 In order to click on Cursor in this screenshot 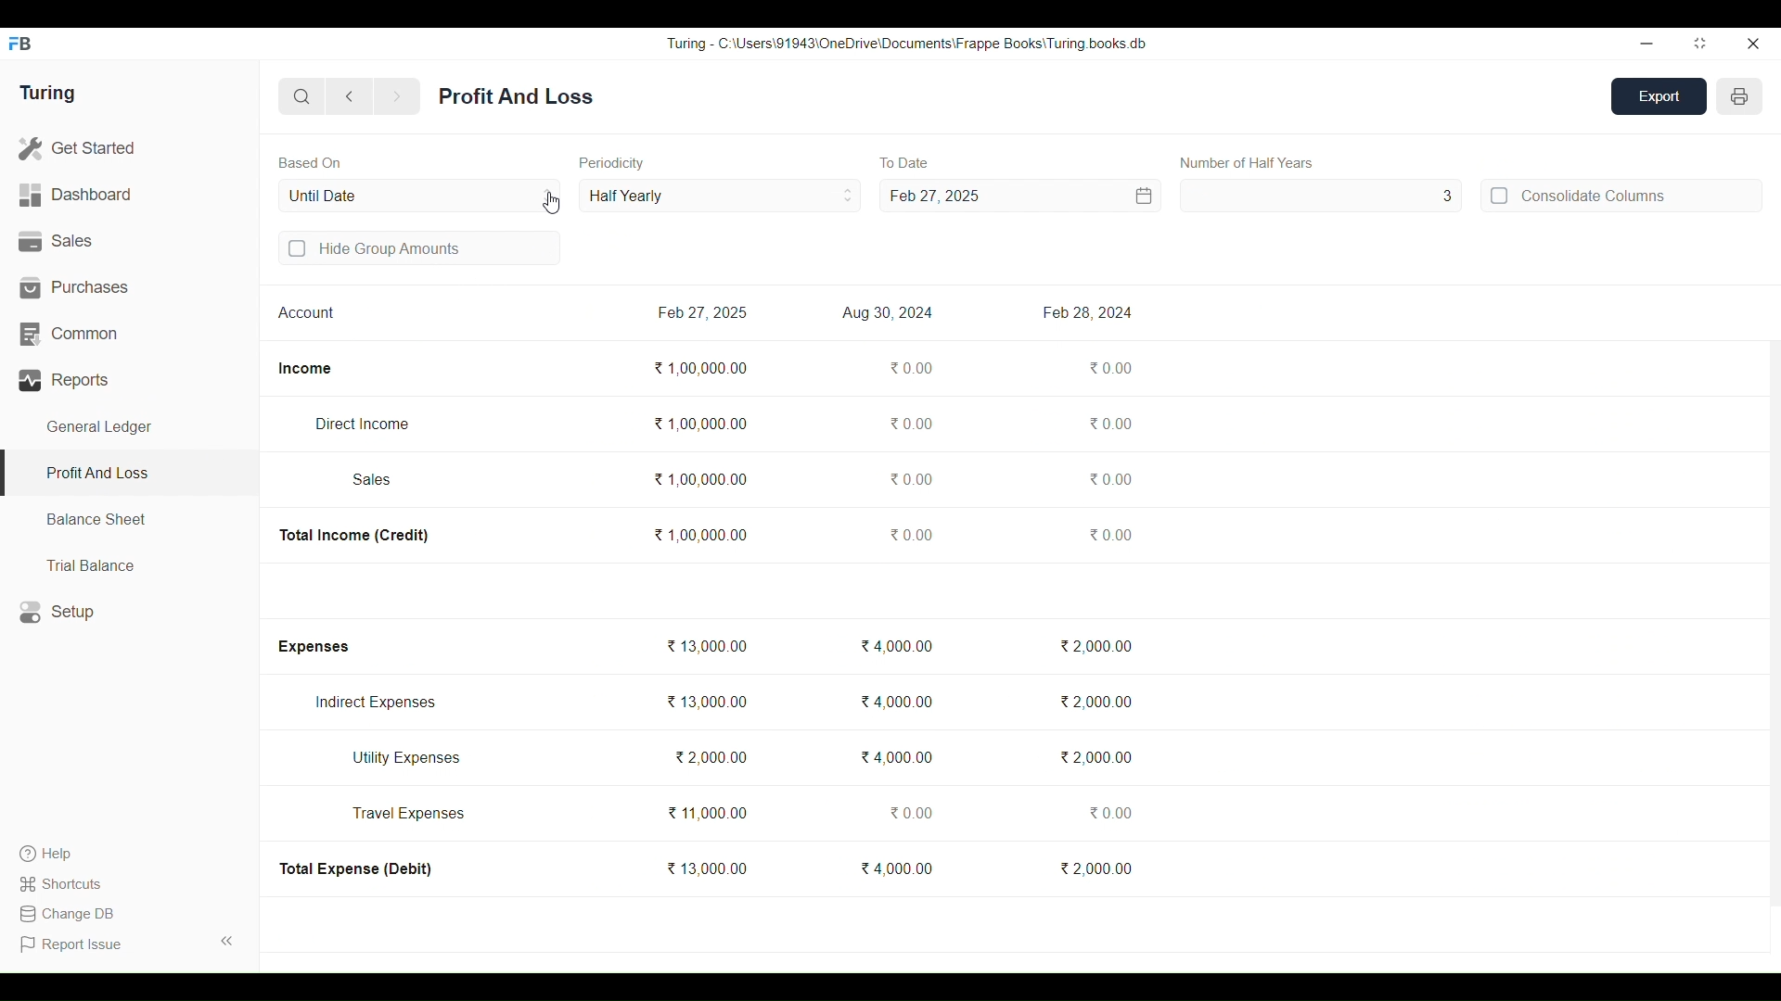, I will do `click(552, 203)`.